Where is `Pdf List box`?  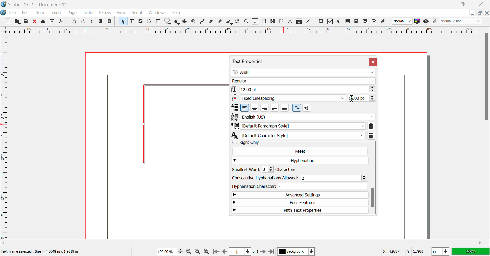 Pdf List box is located at coordinates (365, 22).